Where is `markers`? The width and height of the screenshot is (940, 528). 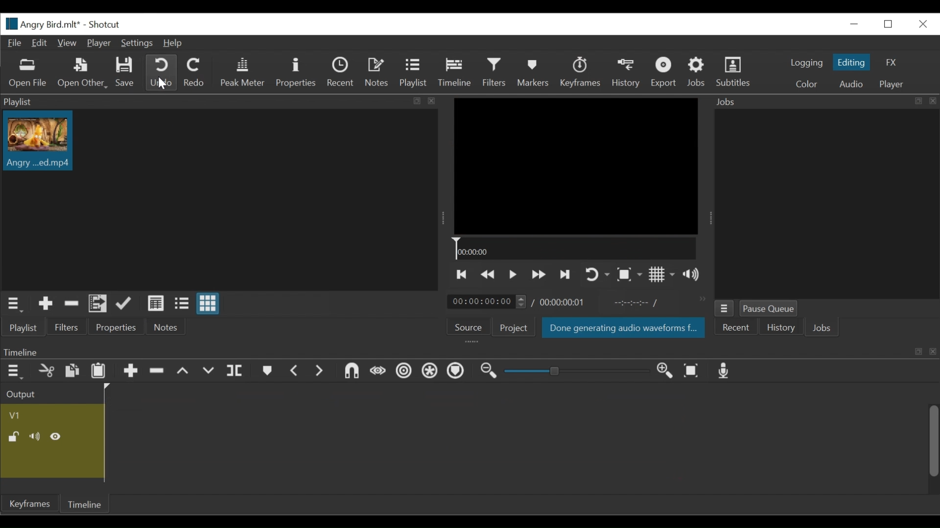 markers is located at coordinates (268, 371).